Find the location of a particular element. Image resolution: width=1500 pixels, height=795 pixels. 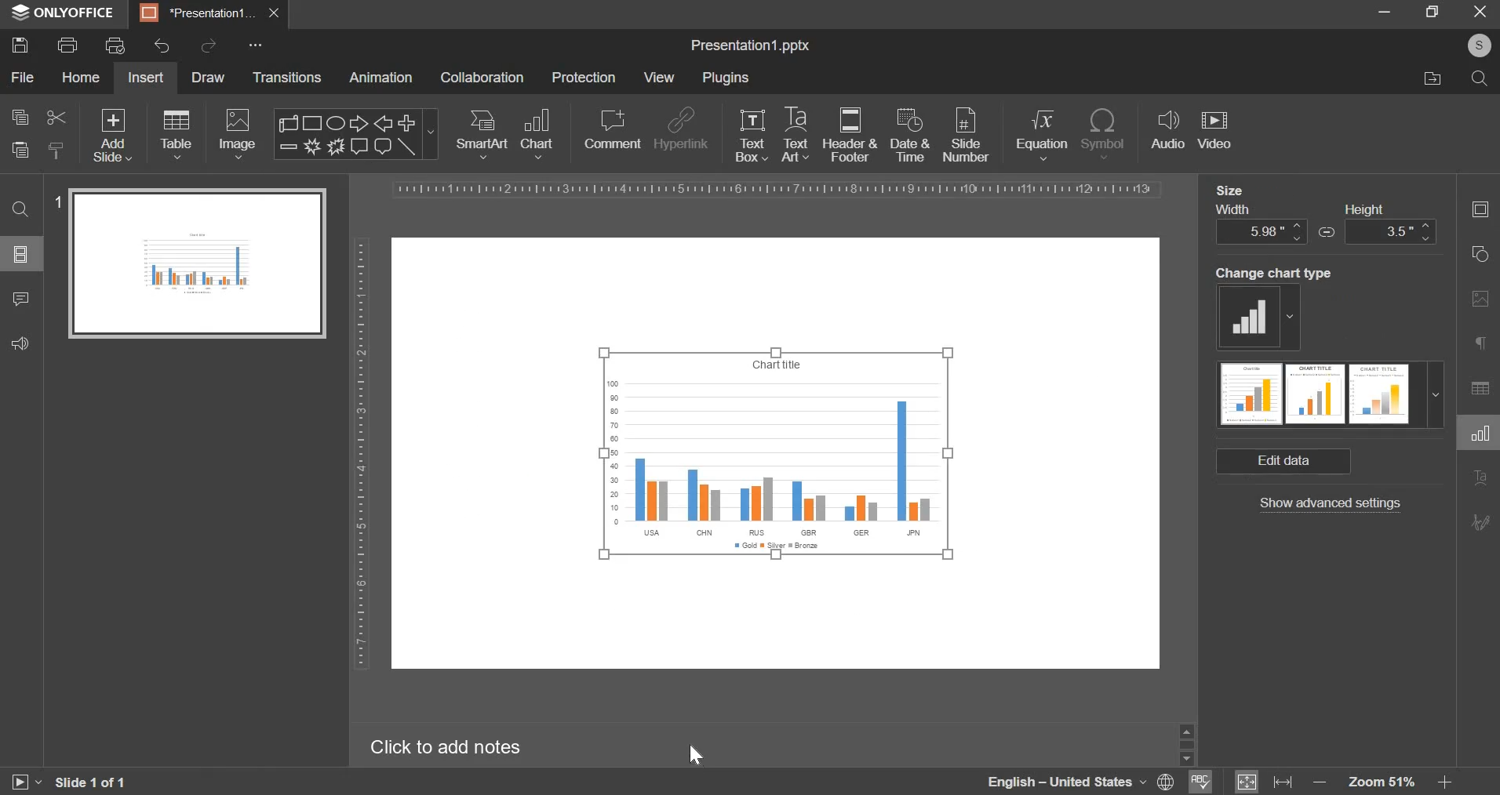

find is located at coordinates (20, 209).